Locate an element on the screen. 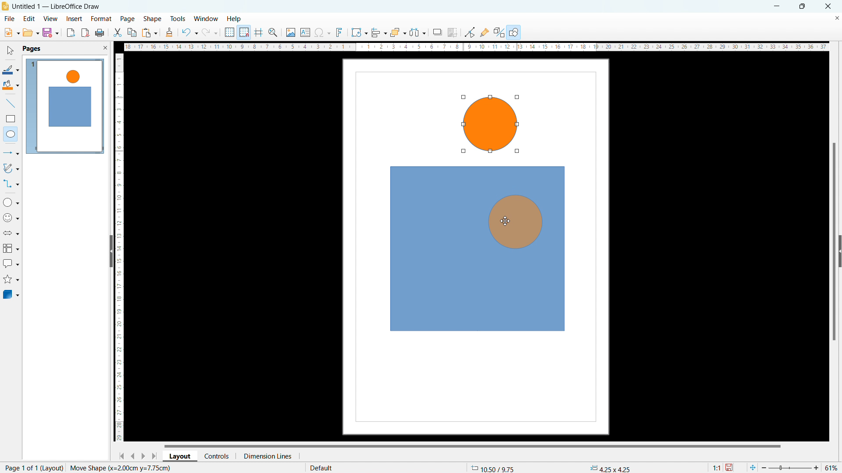  insert text box is located at coordinates (306, 32).